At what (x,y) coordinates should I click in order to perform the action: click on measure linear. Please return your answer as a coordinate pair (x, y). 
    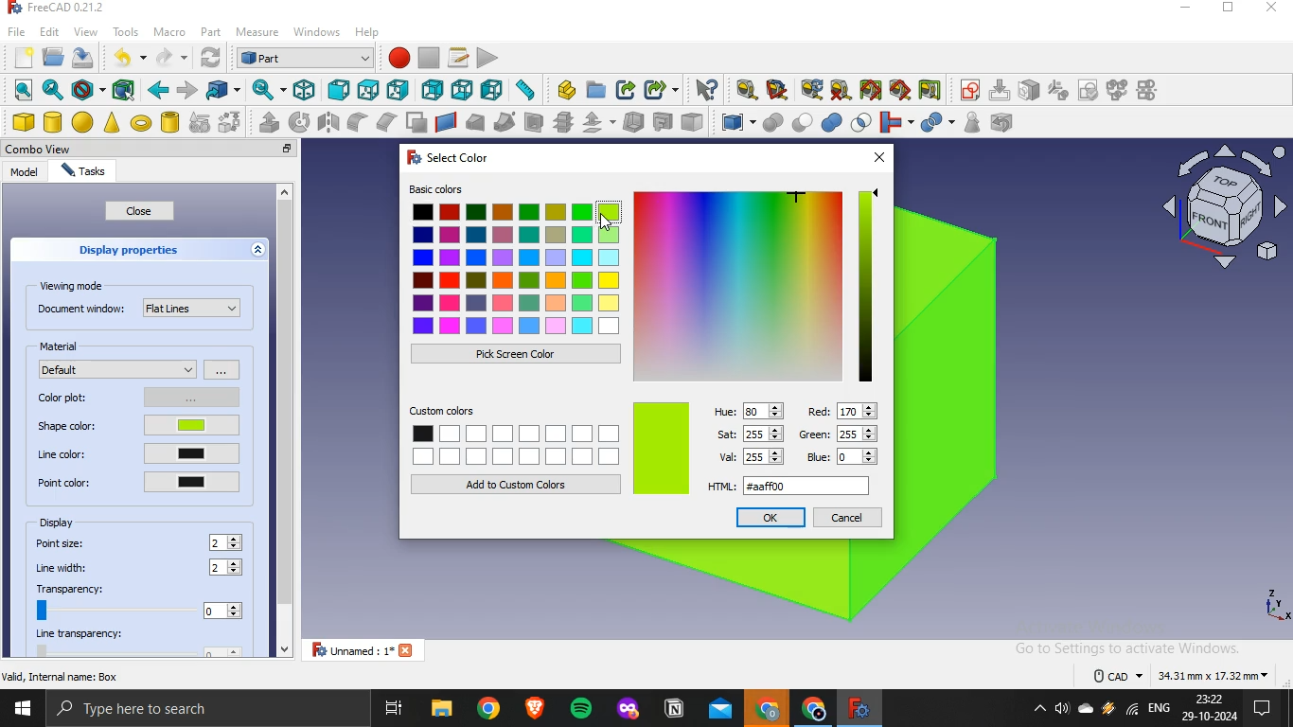
    Looking at the image, I should click on (747, 91).